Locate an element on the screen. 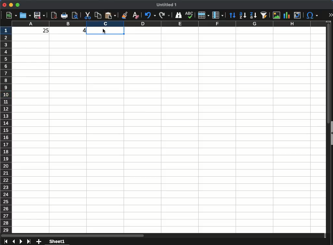  clear formatting is located at coordinates (136, 15).